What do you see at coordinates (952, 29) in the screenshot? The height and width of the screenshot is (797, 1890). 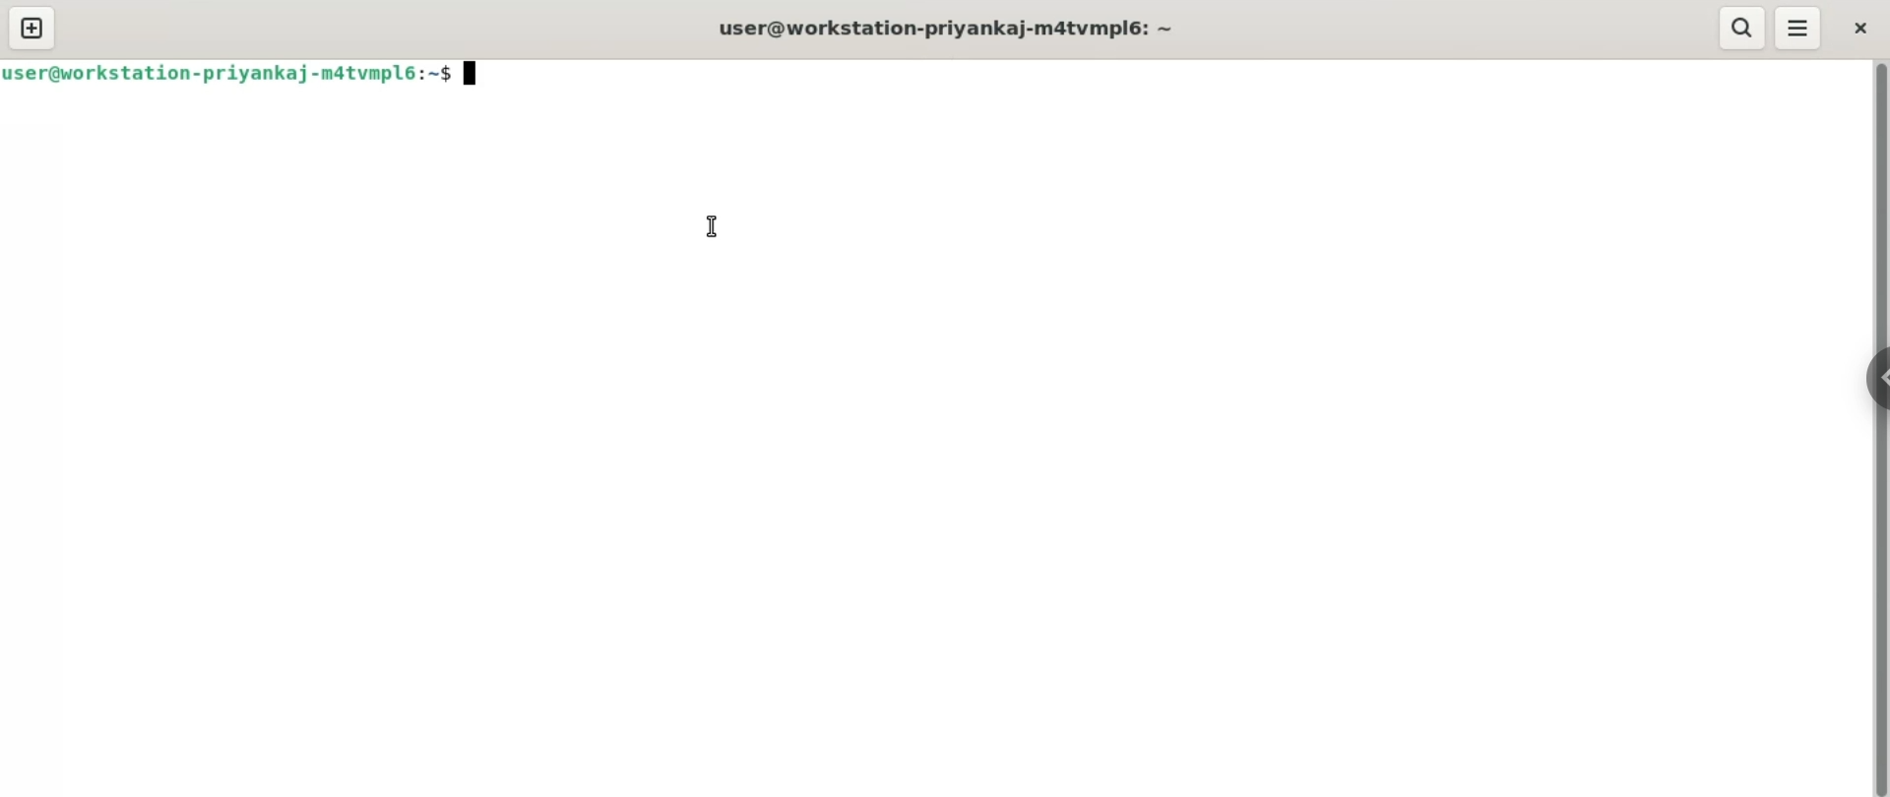 I see ` user@workstation-priyanka-m4tvmpl6:~` at bounding box center [952, 29].